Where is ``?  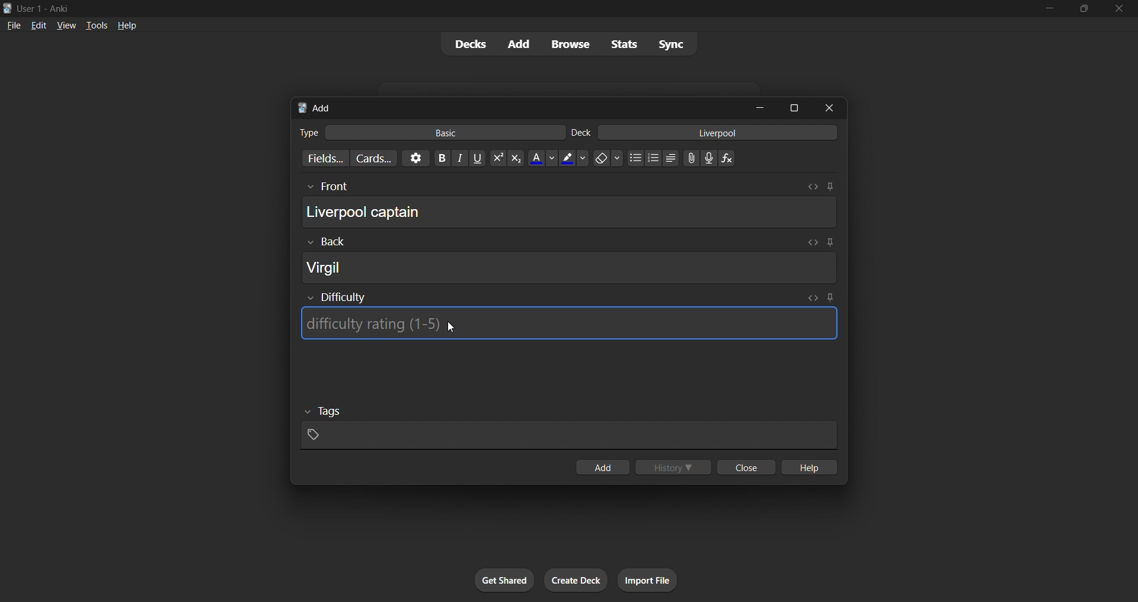
 is located at coordinates (324, 412).